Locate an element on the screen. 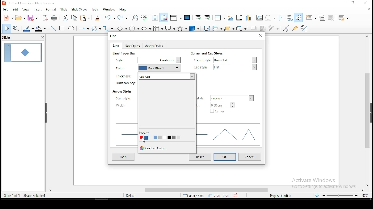 This screenshot has width=373, height=209. slide layout is located at coordinates (344, 18).